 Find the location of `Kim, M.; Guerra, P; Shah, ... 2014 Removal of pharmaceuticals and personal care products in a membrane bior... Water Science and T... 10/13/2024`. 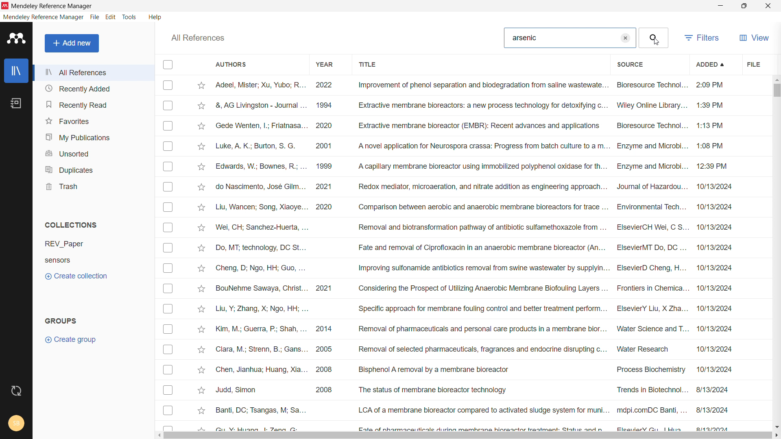

Kim, M.; Guerra, P; Shah, ... 2014 Removal of pharmaceuticals and personal care products in a membrane bior... Water Science and T... 10/13/2024 is located at coordinates (475, 328).